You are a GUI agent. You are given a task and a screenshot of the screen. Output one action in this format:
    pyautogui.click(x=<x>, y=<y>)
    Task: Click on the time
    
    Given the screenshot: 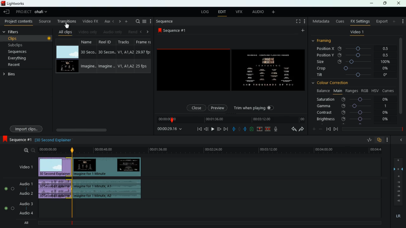 What is the action you would take?
    pyautogui.click(x=170, y=129)
    